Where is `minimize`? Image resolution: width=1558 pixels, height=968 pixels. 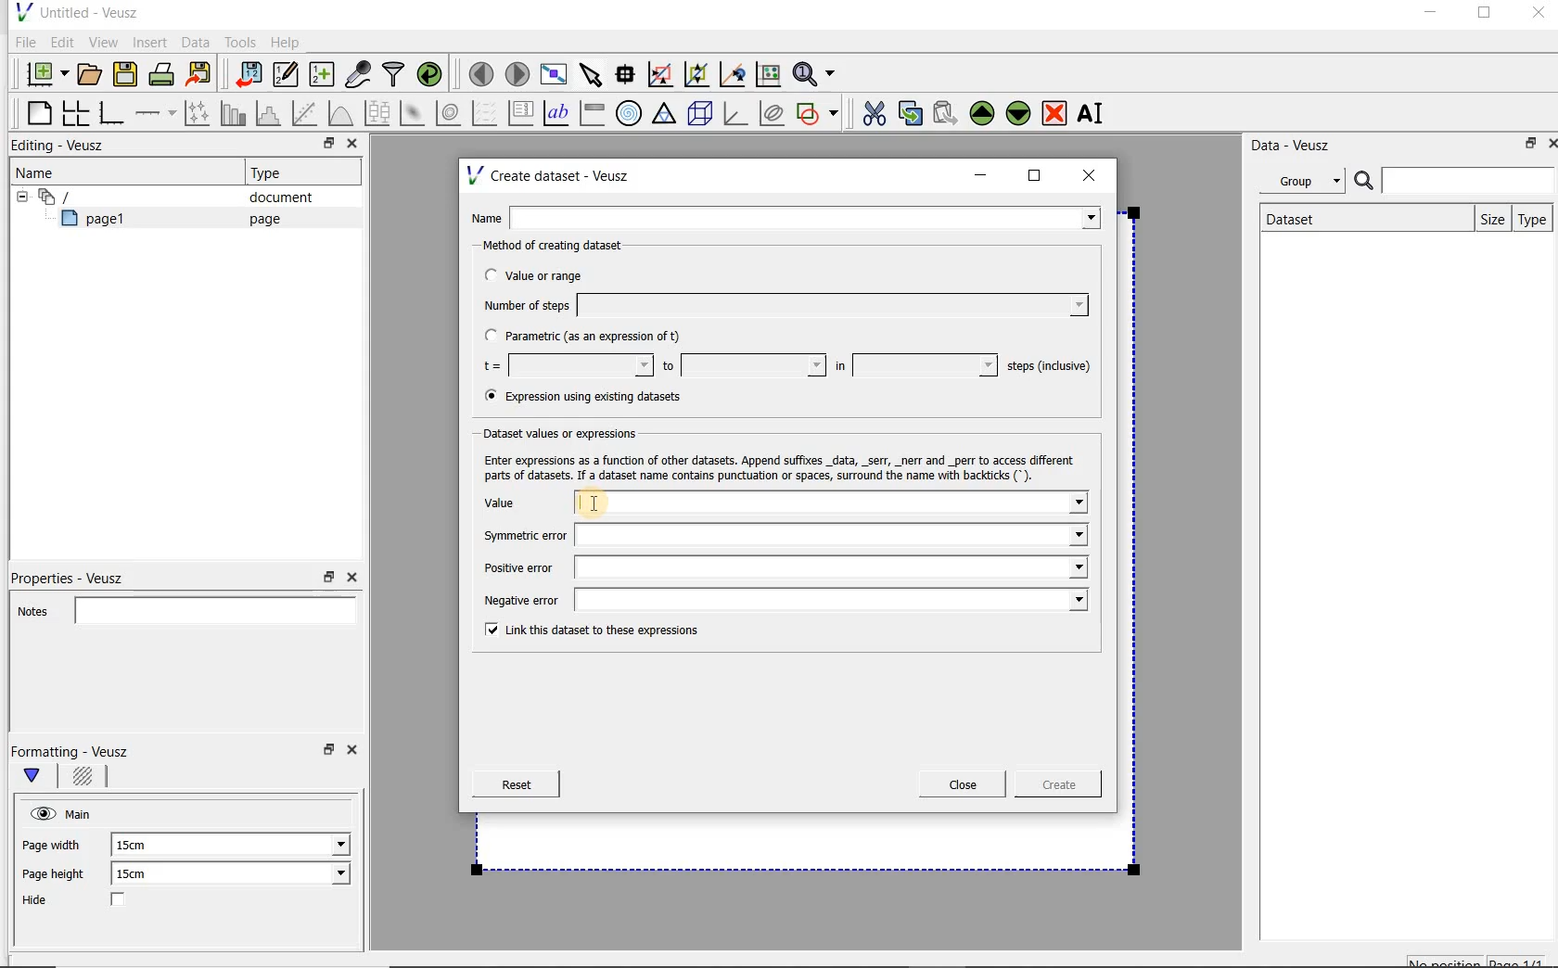 minimize is located at coordinates (981, 175).